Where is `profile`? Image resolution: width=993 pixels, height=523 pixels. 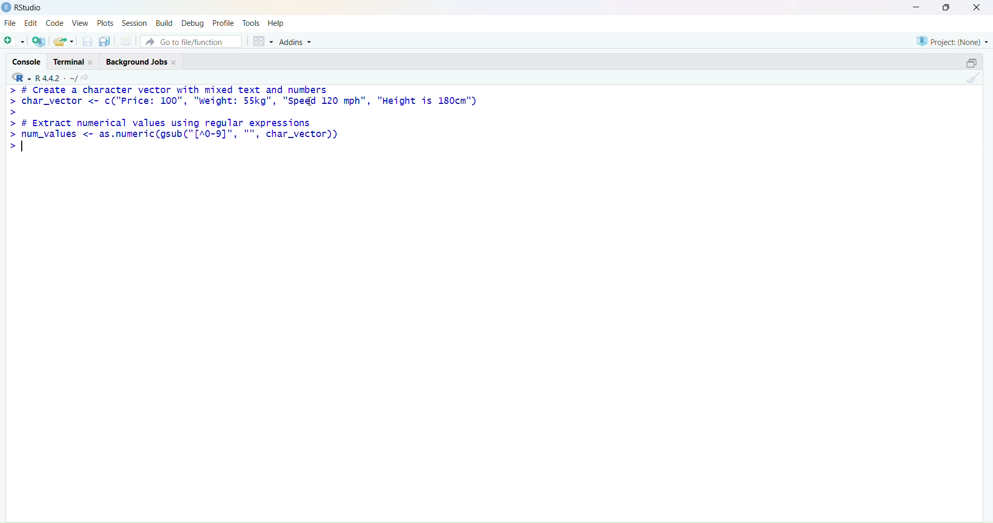
profile is located at coordinates (223, 24).